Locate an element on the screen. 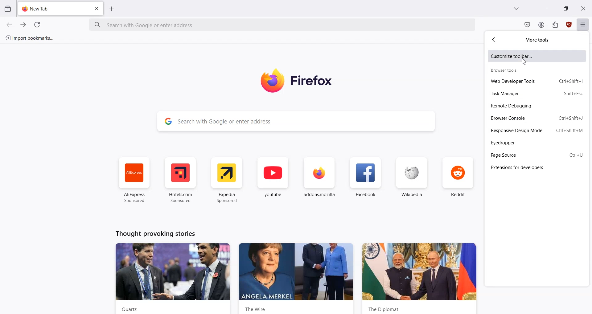  New Tab is located at coordinates (53, 9).